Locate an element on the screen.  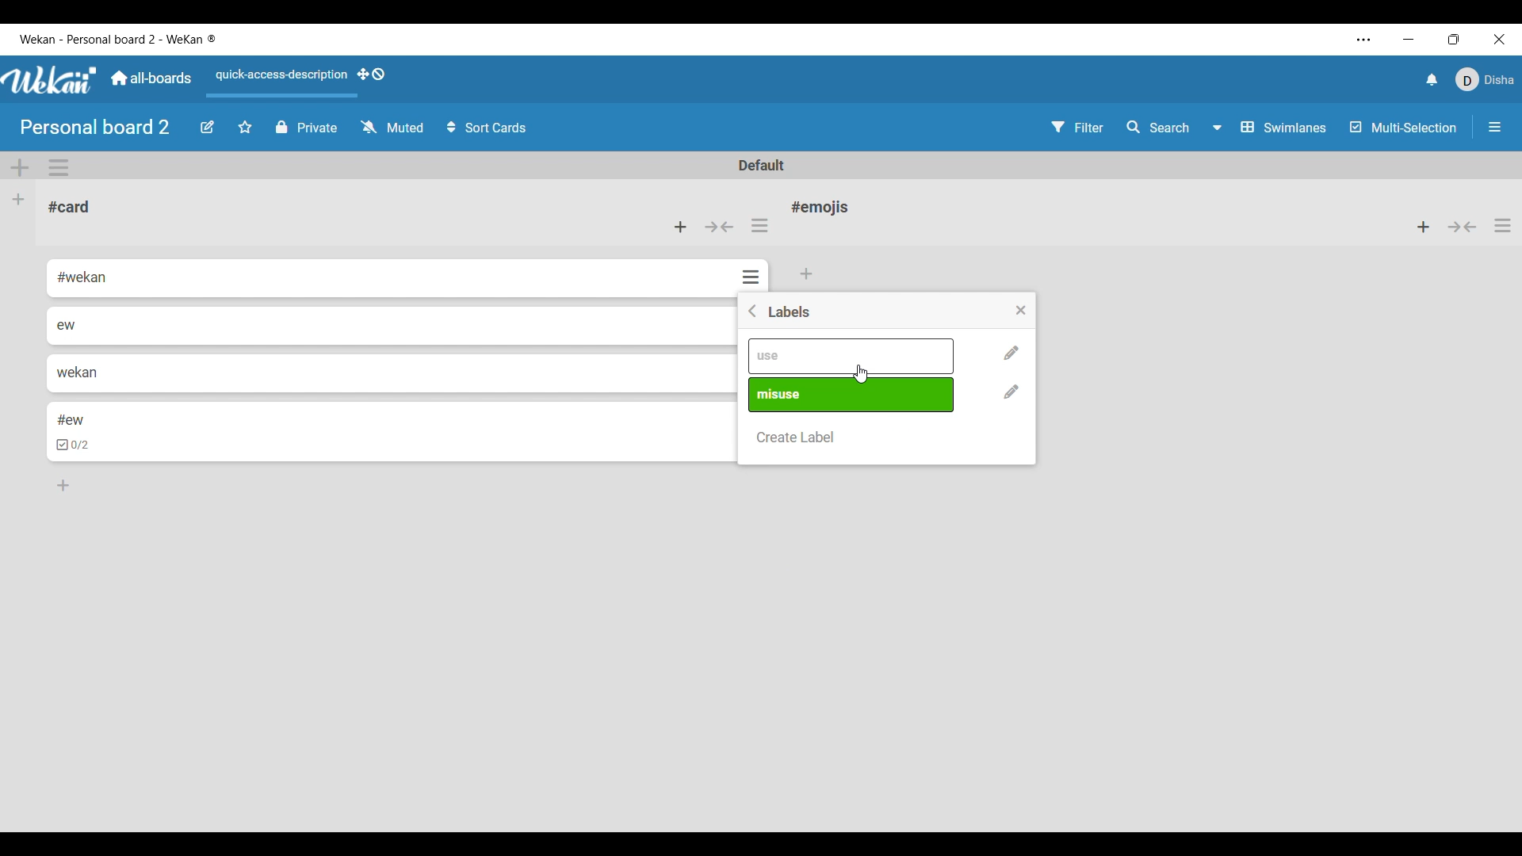
List actions is located at coordinates (759, 225).